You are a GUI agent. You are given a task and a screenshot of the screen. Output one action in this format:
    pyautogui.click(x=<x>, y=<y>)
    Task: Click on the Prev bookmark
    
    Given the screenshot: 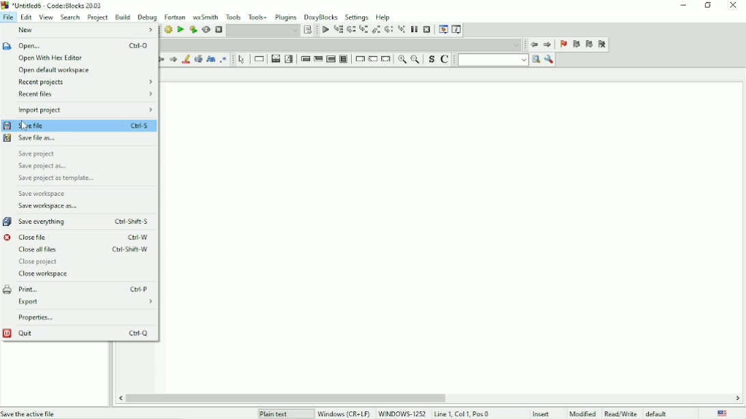 What is the action you would take?
    pyautogui.click(x=576, y=44)
    